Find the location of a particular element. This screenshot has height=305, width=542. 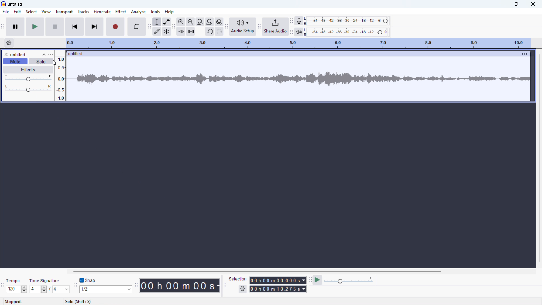

generate is located at coordinates (102, 12).